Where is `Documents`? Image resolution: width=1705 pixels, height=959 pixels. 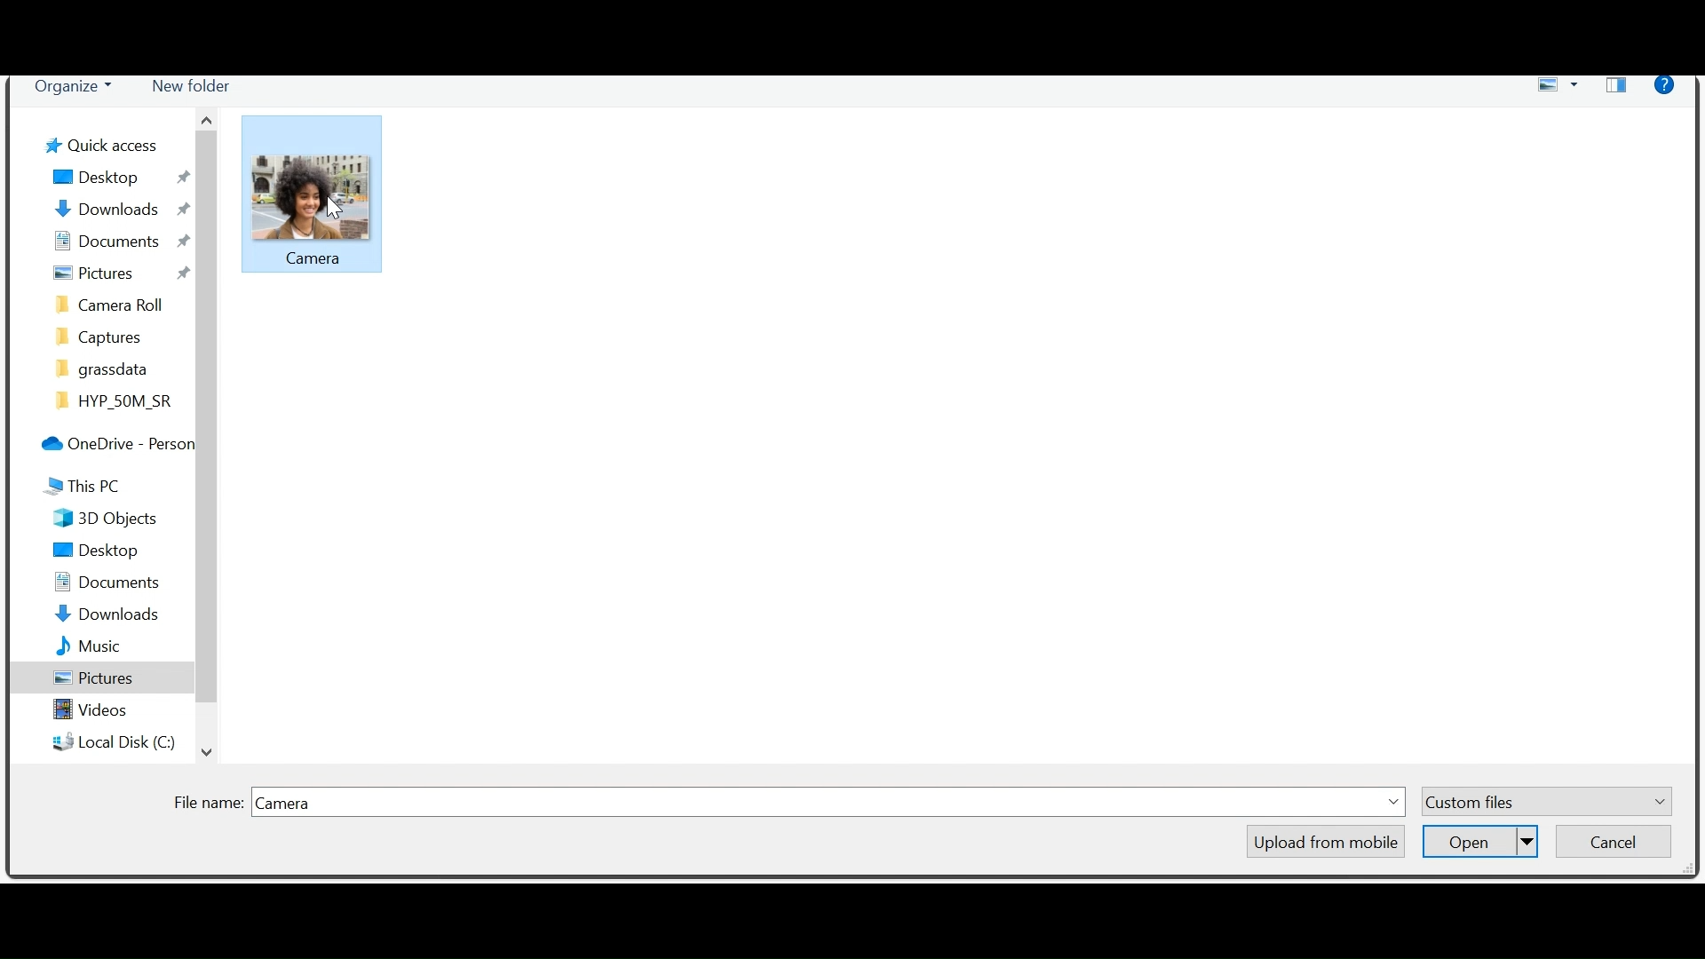
Documents is located at coordinates (105, 583).